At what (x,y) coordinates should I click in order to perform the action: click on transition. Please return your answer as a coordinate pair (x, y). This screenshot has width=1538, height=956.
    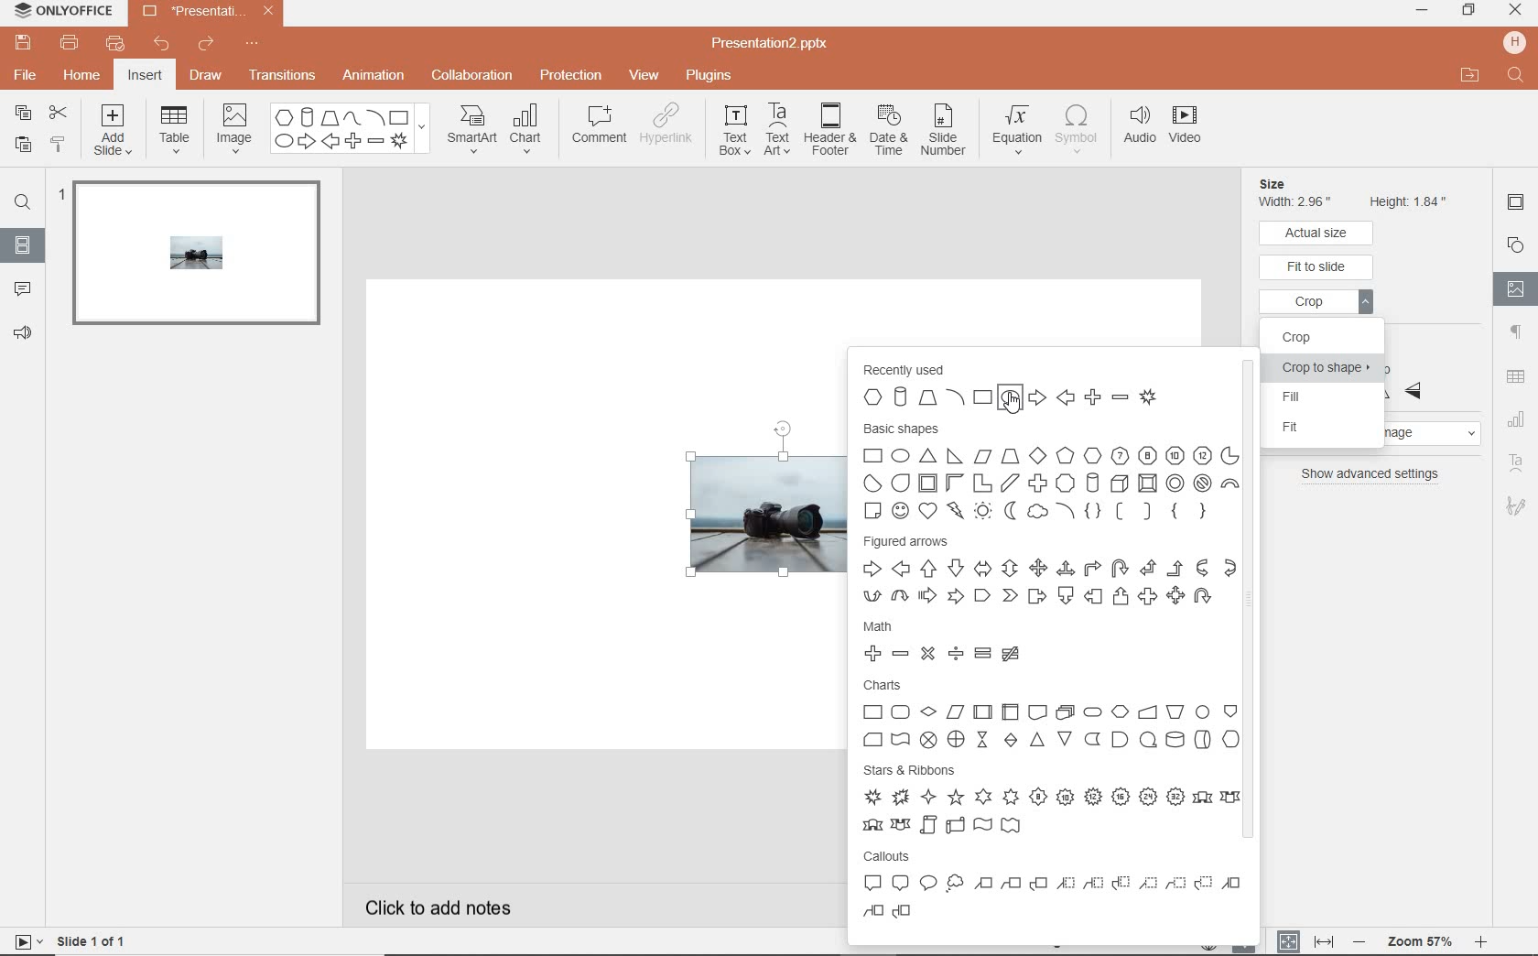
    Looking at the image, I should click on (282, 75).